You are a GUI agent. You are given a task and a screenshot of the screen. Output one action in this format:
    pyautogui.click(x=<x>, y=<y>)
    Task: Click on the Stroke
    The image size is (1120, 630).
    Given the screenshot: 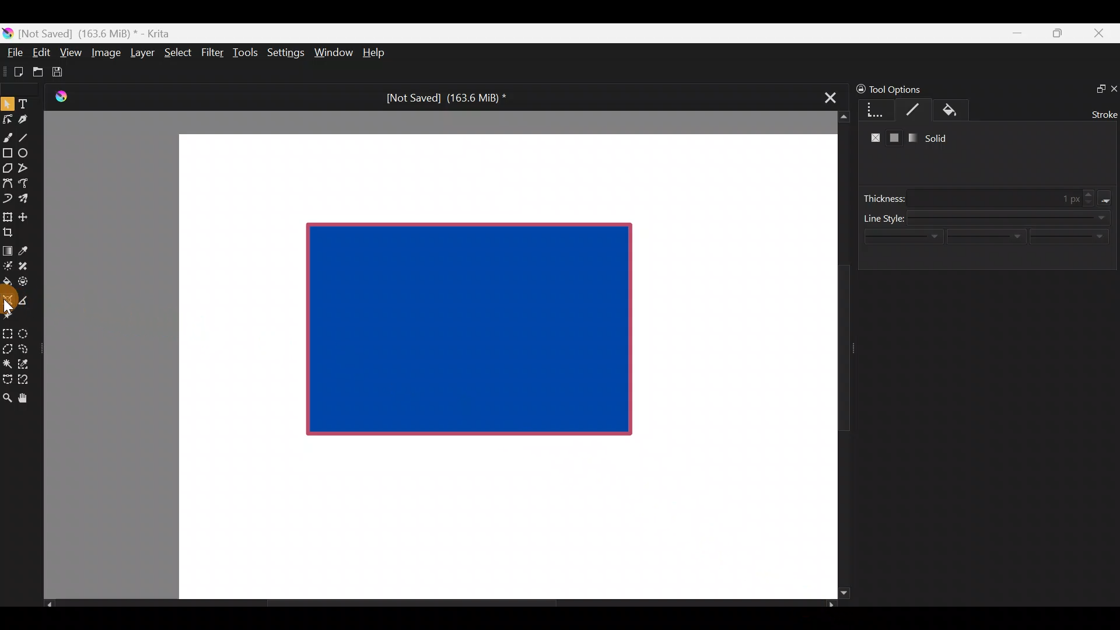 What is the action you would take?
    pyautogui.click(x=1102, y=113)
    